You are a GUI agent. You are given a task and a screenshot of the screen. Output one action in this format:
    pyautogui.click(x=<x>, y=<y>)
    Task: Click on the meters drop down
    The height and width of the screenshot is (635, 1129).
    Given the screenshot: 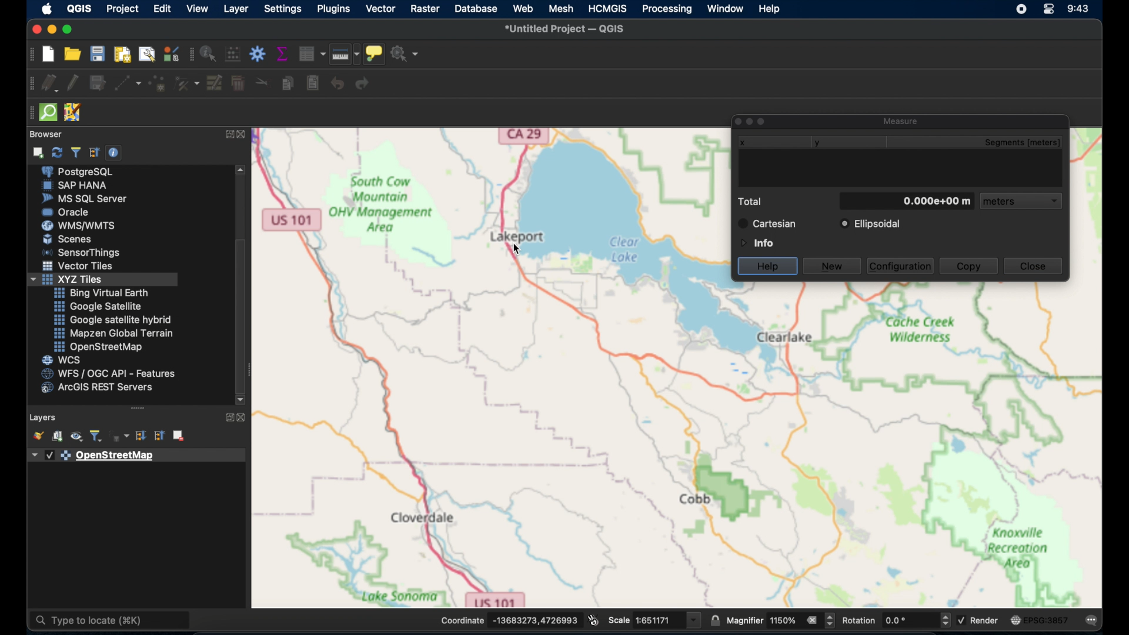 What is the action you would take?
    pyautogui.click(x=1023, y=202)
    